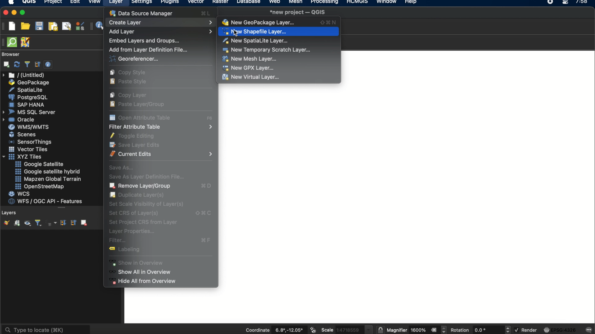 This screenshot has height=334, width=595. Describe the element at coordinates (326, 2) in the screenshot. I see `processing` at that location.